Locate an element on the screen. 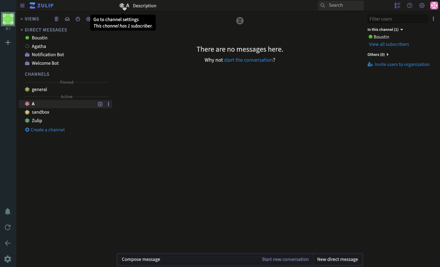 This screenshot has height=267, width=440. Help is located at coordinates (410, 5).